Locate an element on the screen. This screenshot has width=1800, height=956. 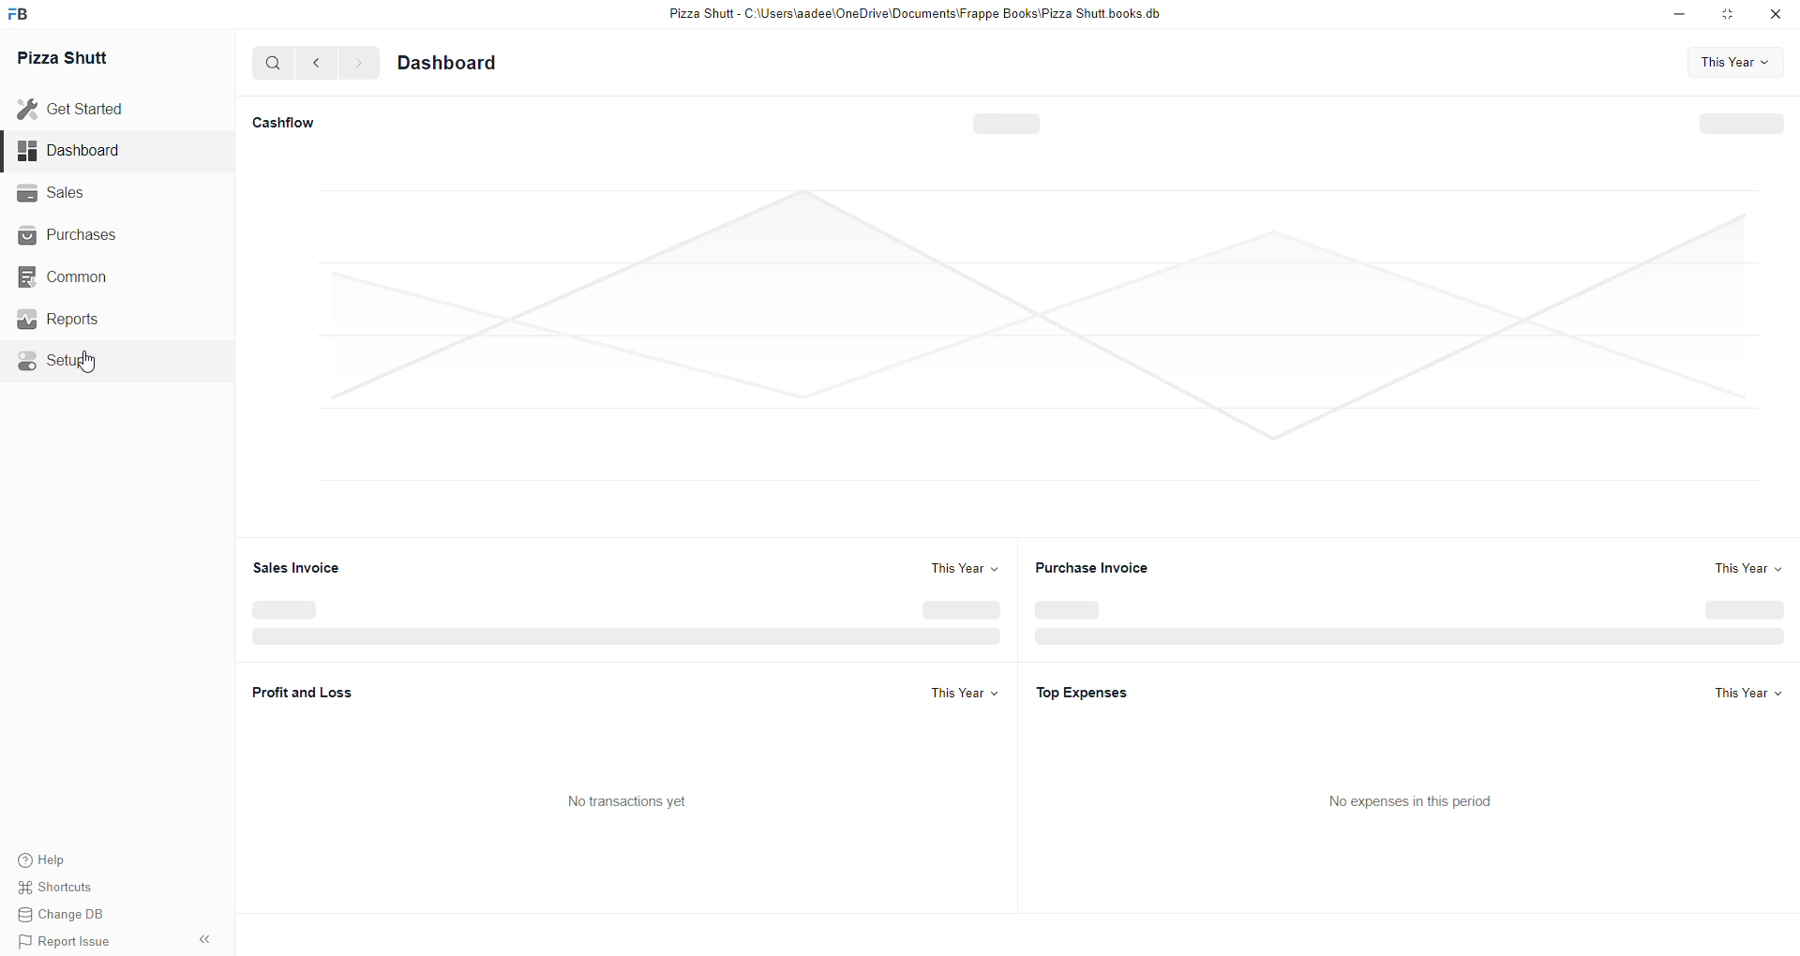
minimize is located at coordinates (1679, 15).